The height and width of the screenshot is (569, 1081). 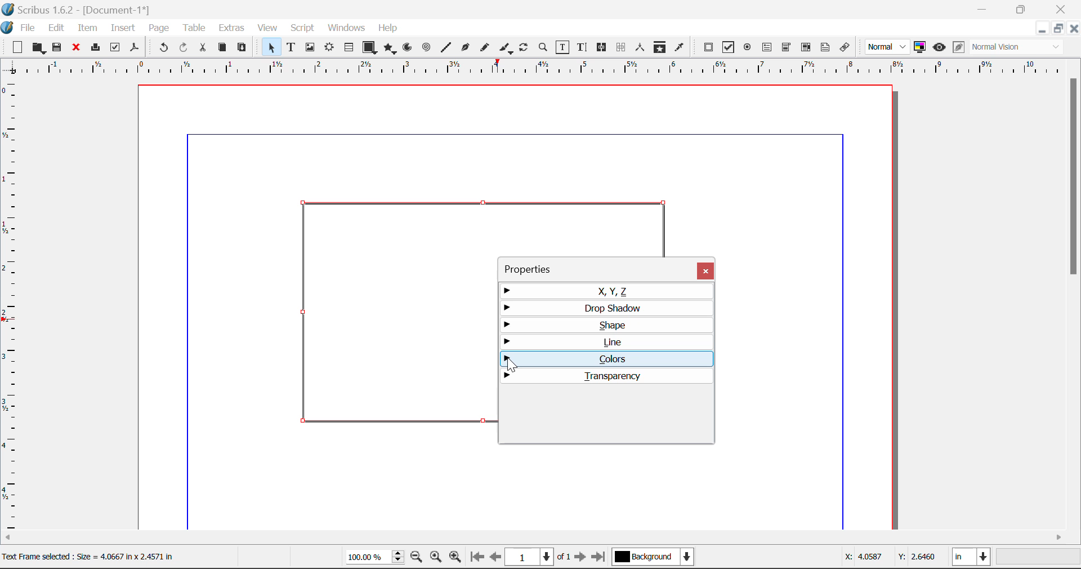 I want to click on Undo, so click(x=162, y=48).